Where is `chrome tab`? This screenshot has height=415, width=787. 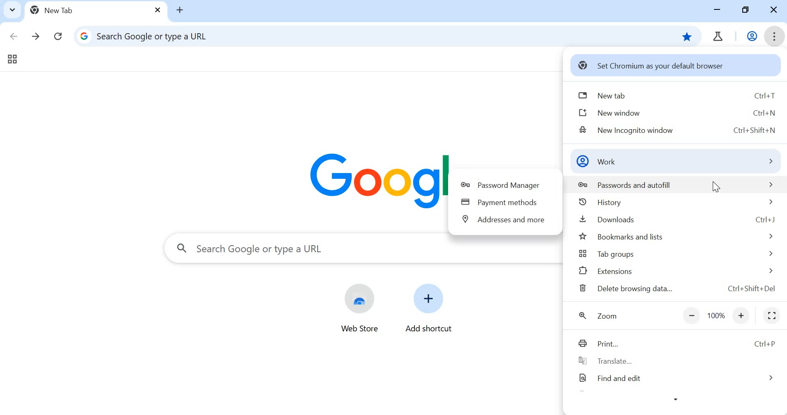
chrome tab is located at coordinates (718, 36).